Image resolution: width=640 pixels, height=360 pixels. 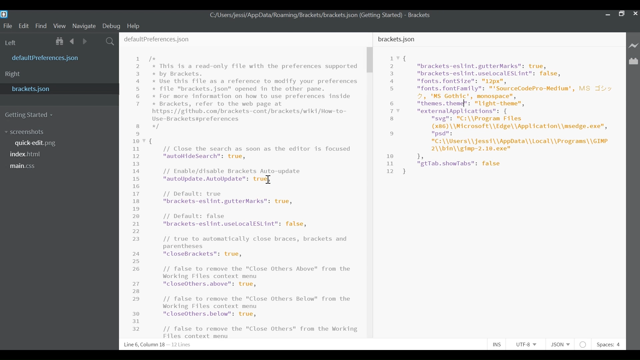 What do you see at coordinates (60, 26) in the screenshot?
I see `View` at bounding box center [60, 26].